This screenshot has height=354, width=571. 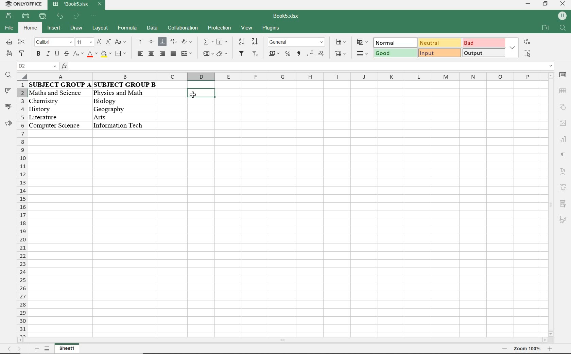 I want to click on next, so click(x=20, y=350).